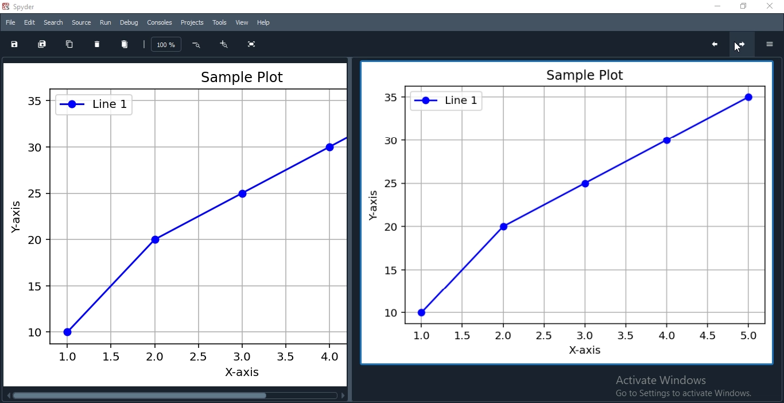  Describe the element at coordinates (10, 22) in the screenshot. I see `File ` at that location.